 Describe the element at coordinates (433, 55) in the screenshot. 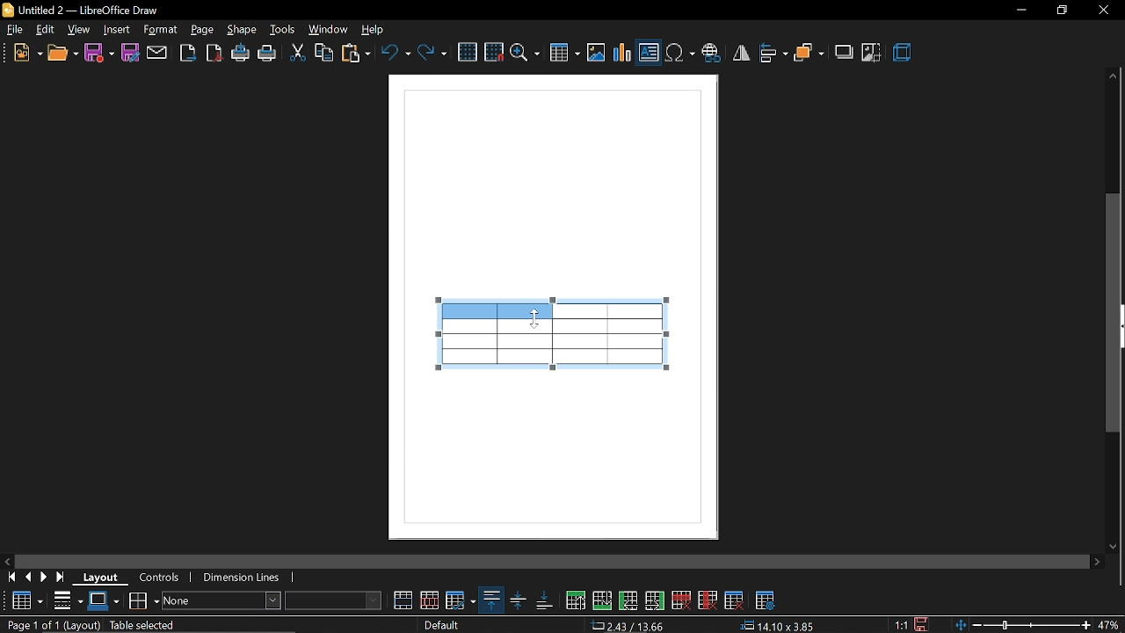

I see `redo` at that location.